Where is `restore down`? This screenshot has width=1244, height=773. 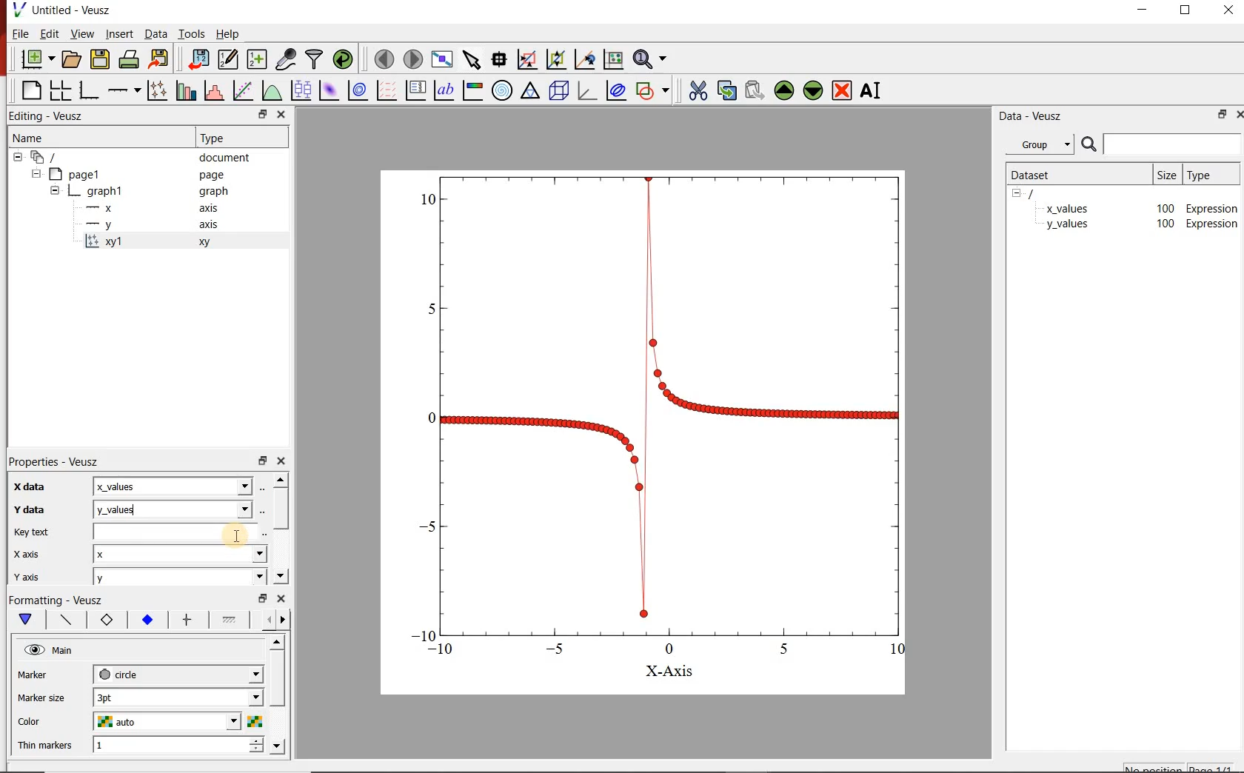 restore down is located at coordinates (1185, 11).